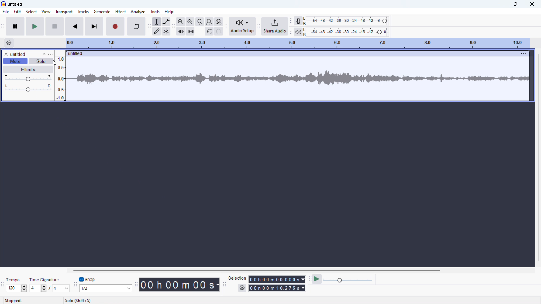 The height and width of the screenshot is (304, 541). What do you see at coordinates (55, 62) in the screenshot?
I see `cursor` at bounding box center [55, 62].